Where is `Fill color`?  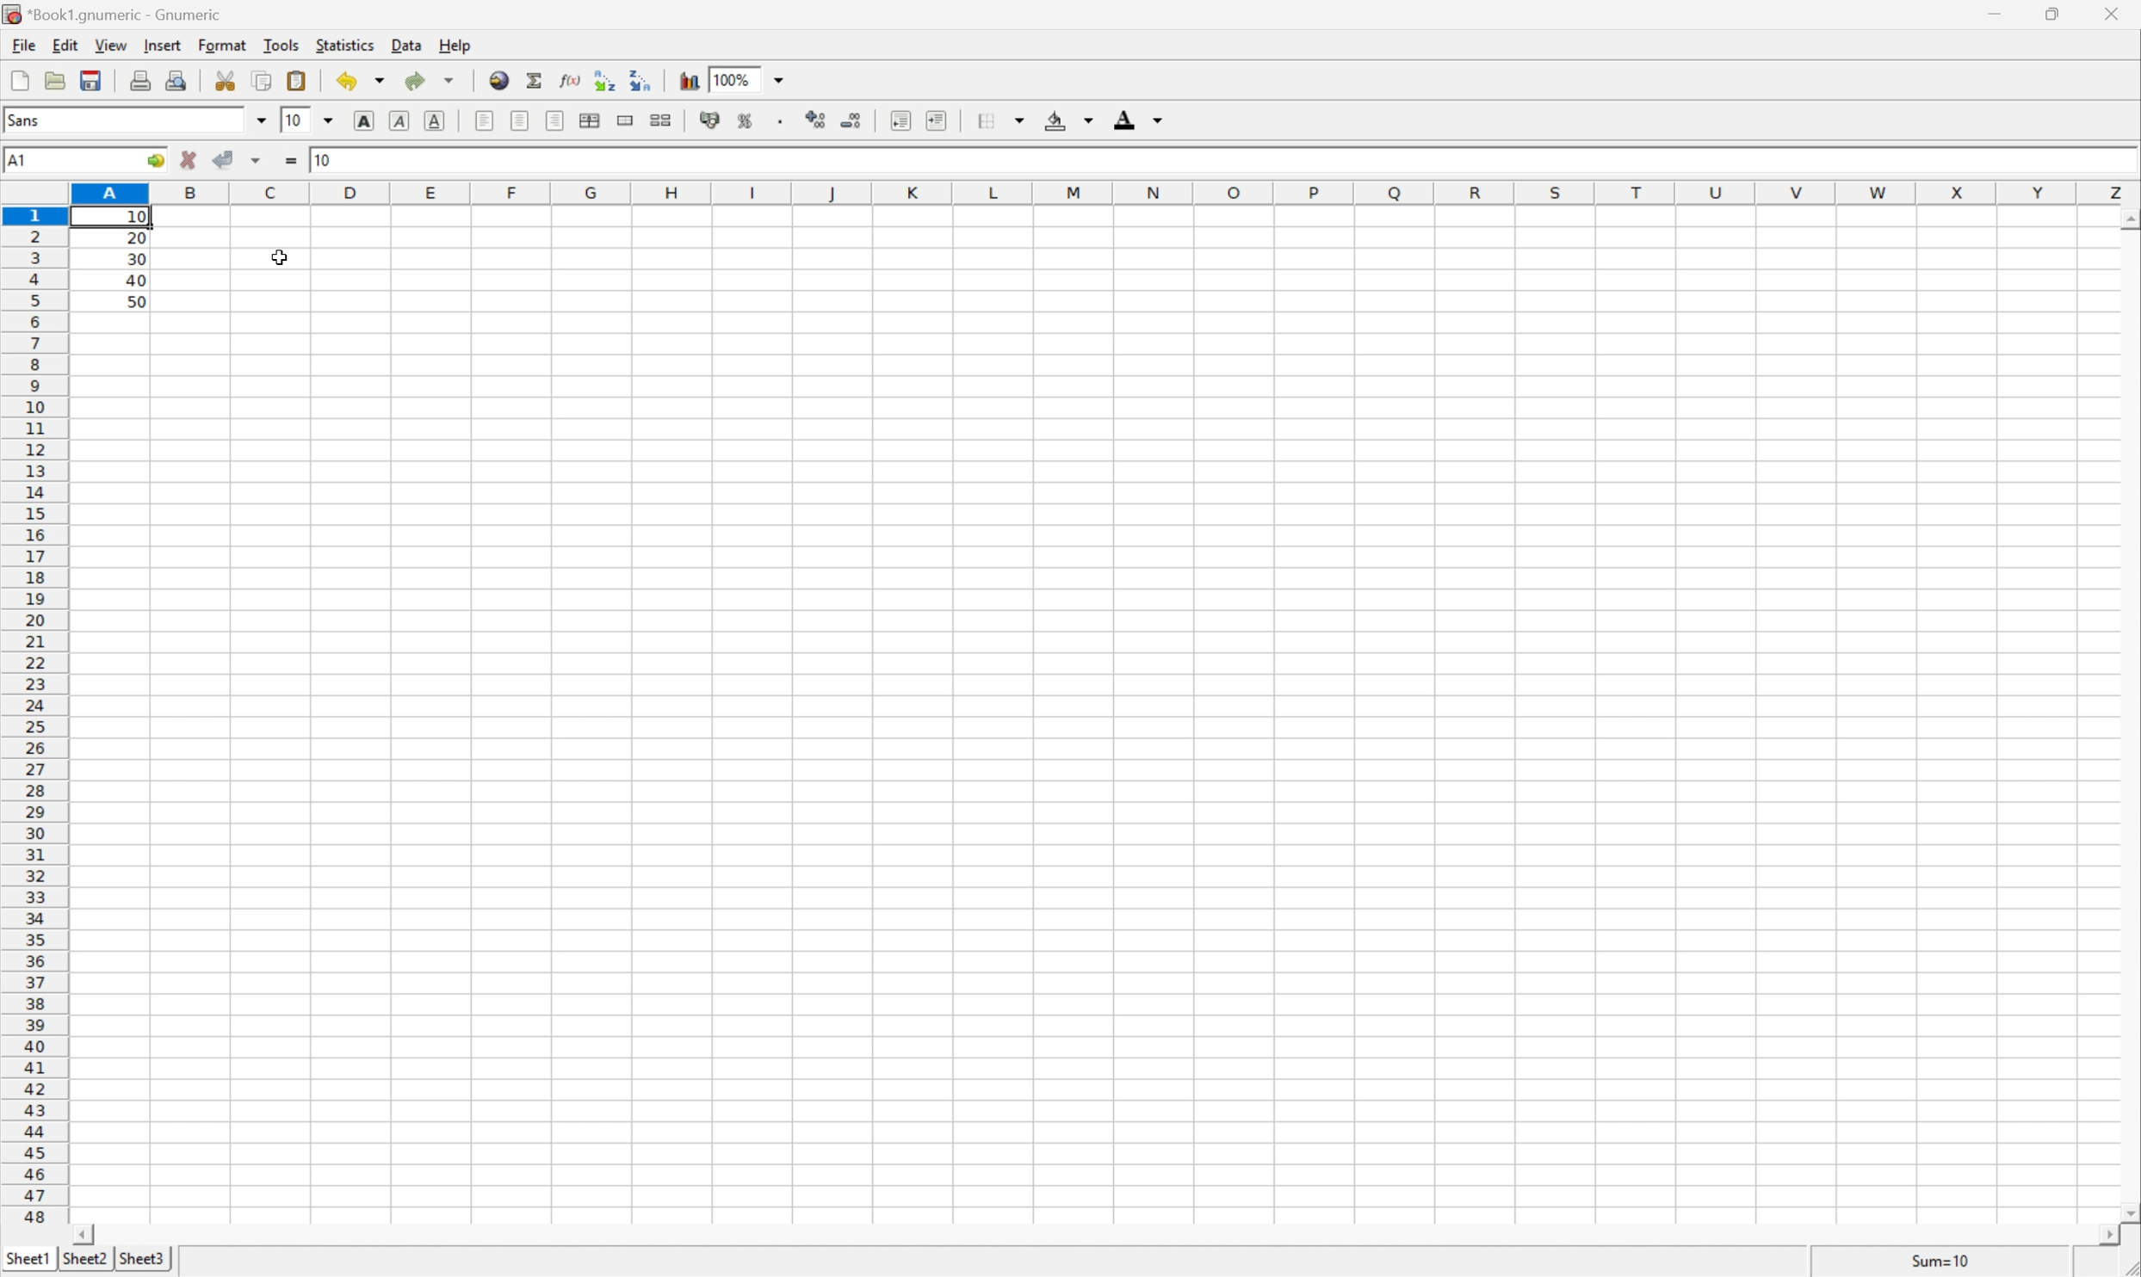 Fill color is located at coordinates (1053, 120).